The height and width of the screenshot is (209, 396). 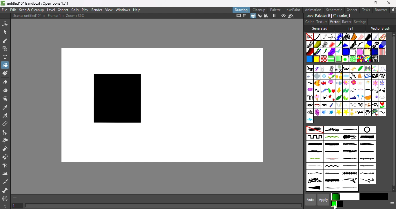 What do you see at coordinates (336, 206) in the screenshot?
I see `cursor` at bounding box center [336, 206].